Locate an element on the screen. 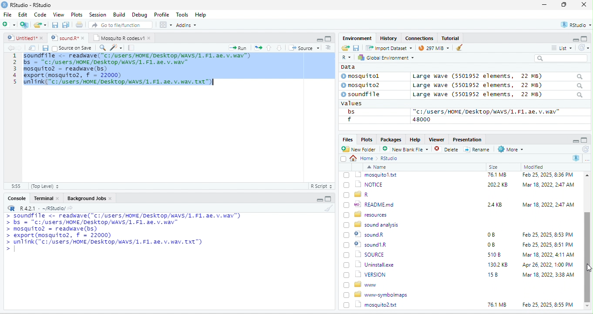 The image size is (593, 314). values is located at coordinates (356, 104).